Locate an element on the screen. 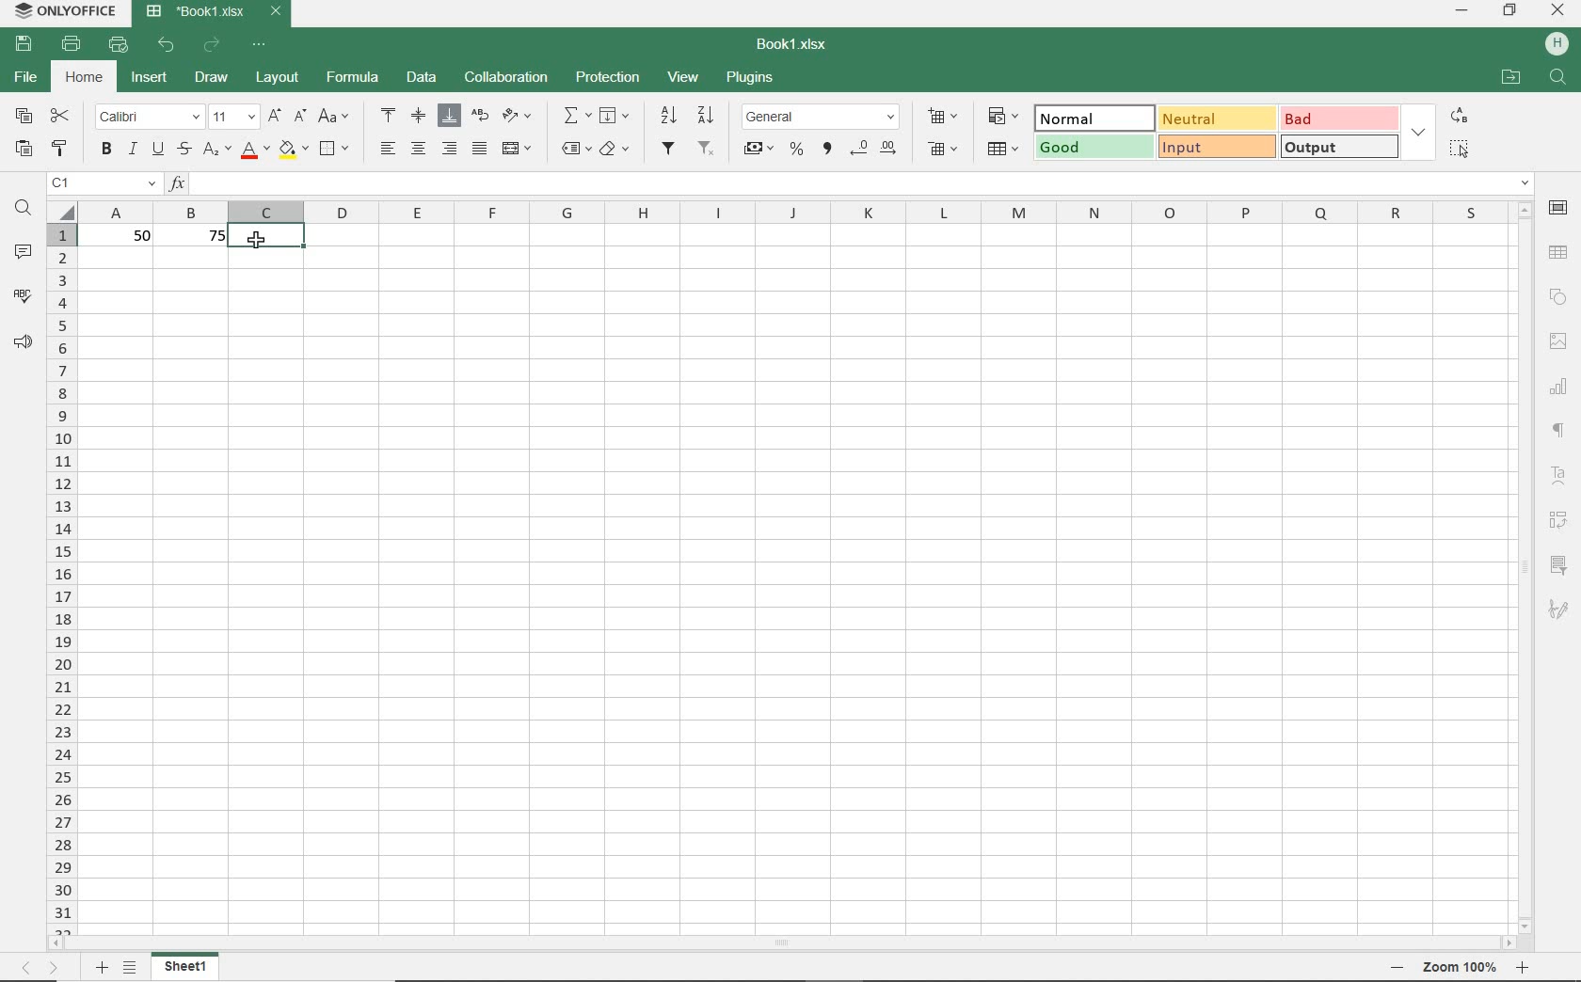  rows is located at coordinates (61, 578).